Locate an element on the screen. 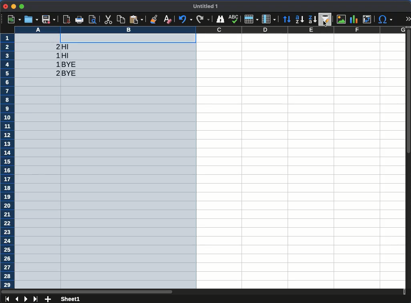  scroll is located at coordinates (202, 291).